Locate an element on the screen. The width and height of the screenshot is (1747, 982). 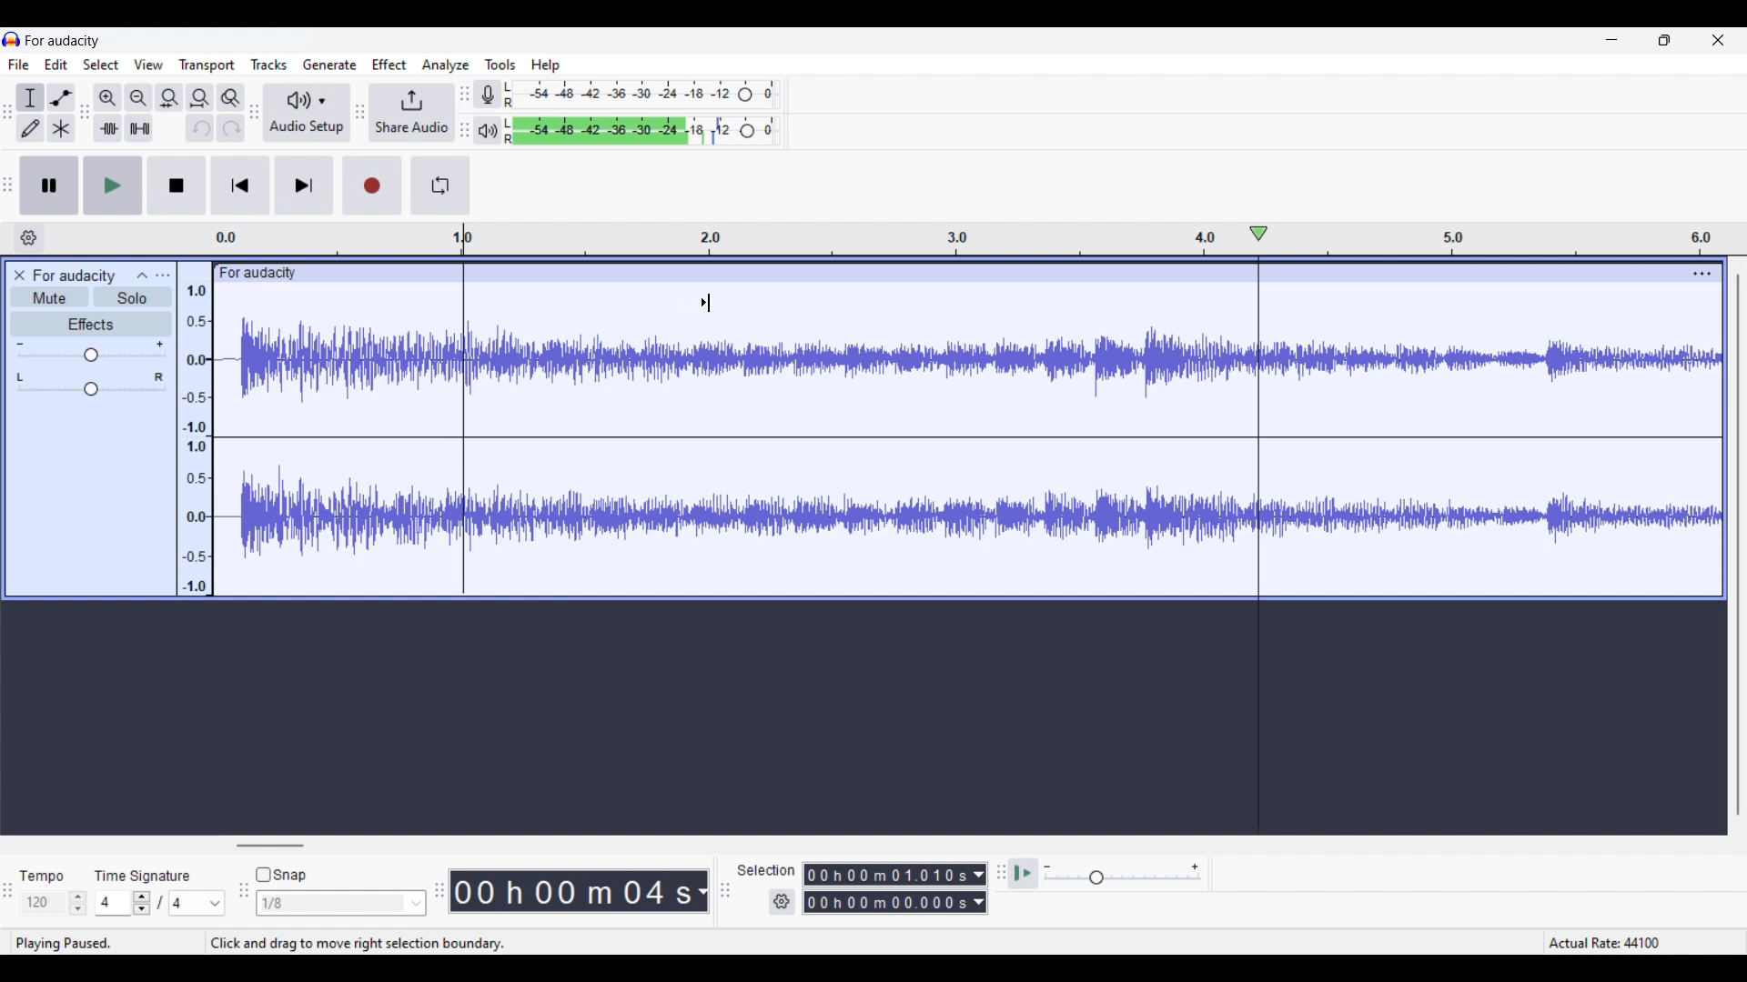
Close track is located at coordinates (19, 276).